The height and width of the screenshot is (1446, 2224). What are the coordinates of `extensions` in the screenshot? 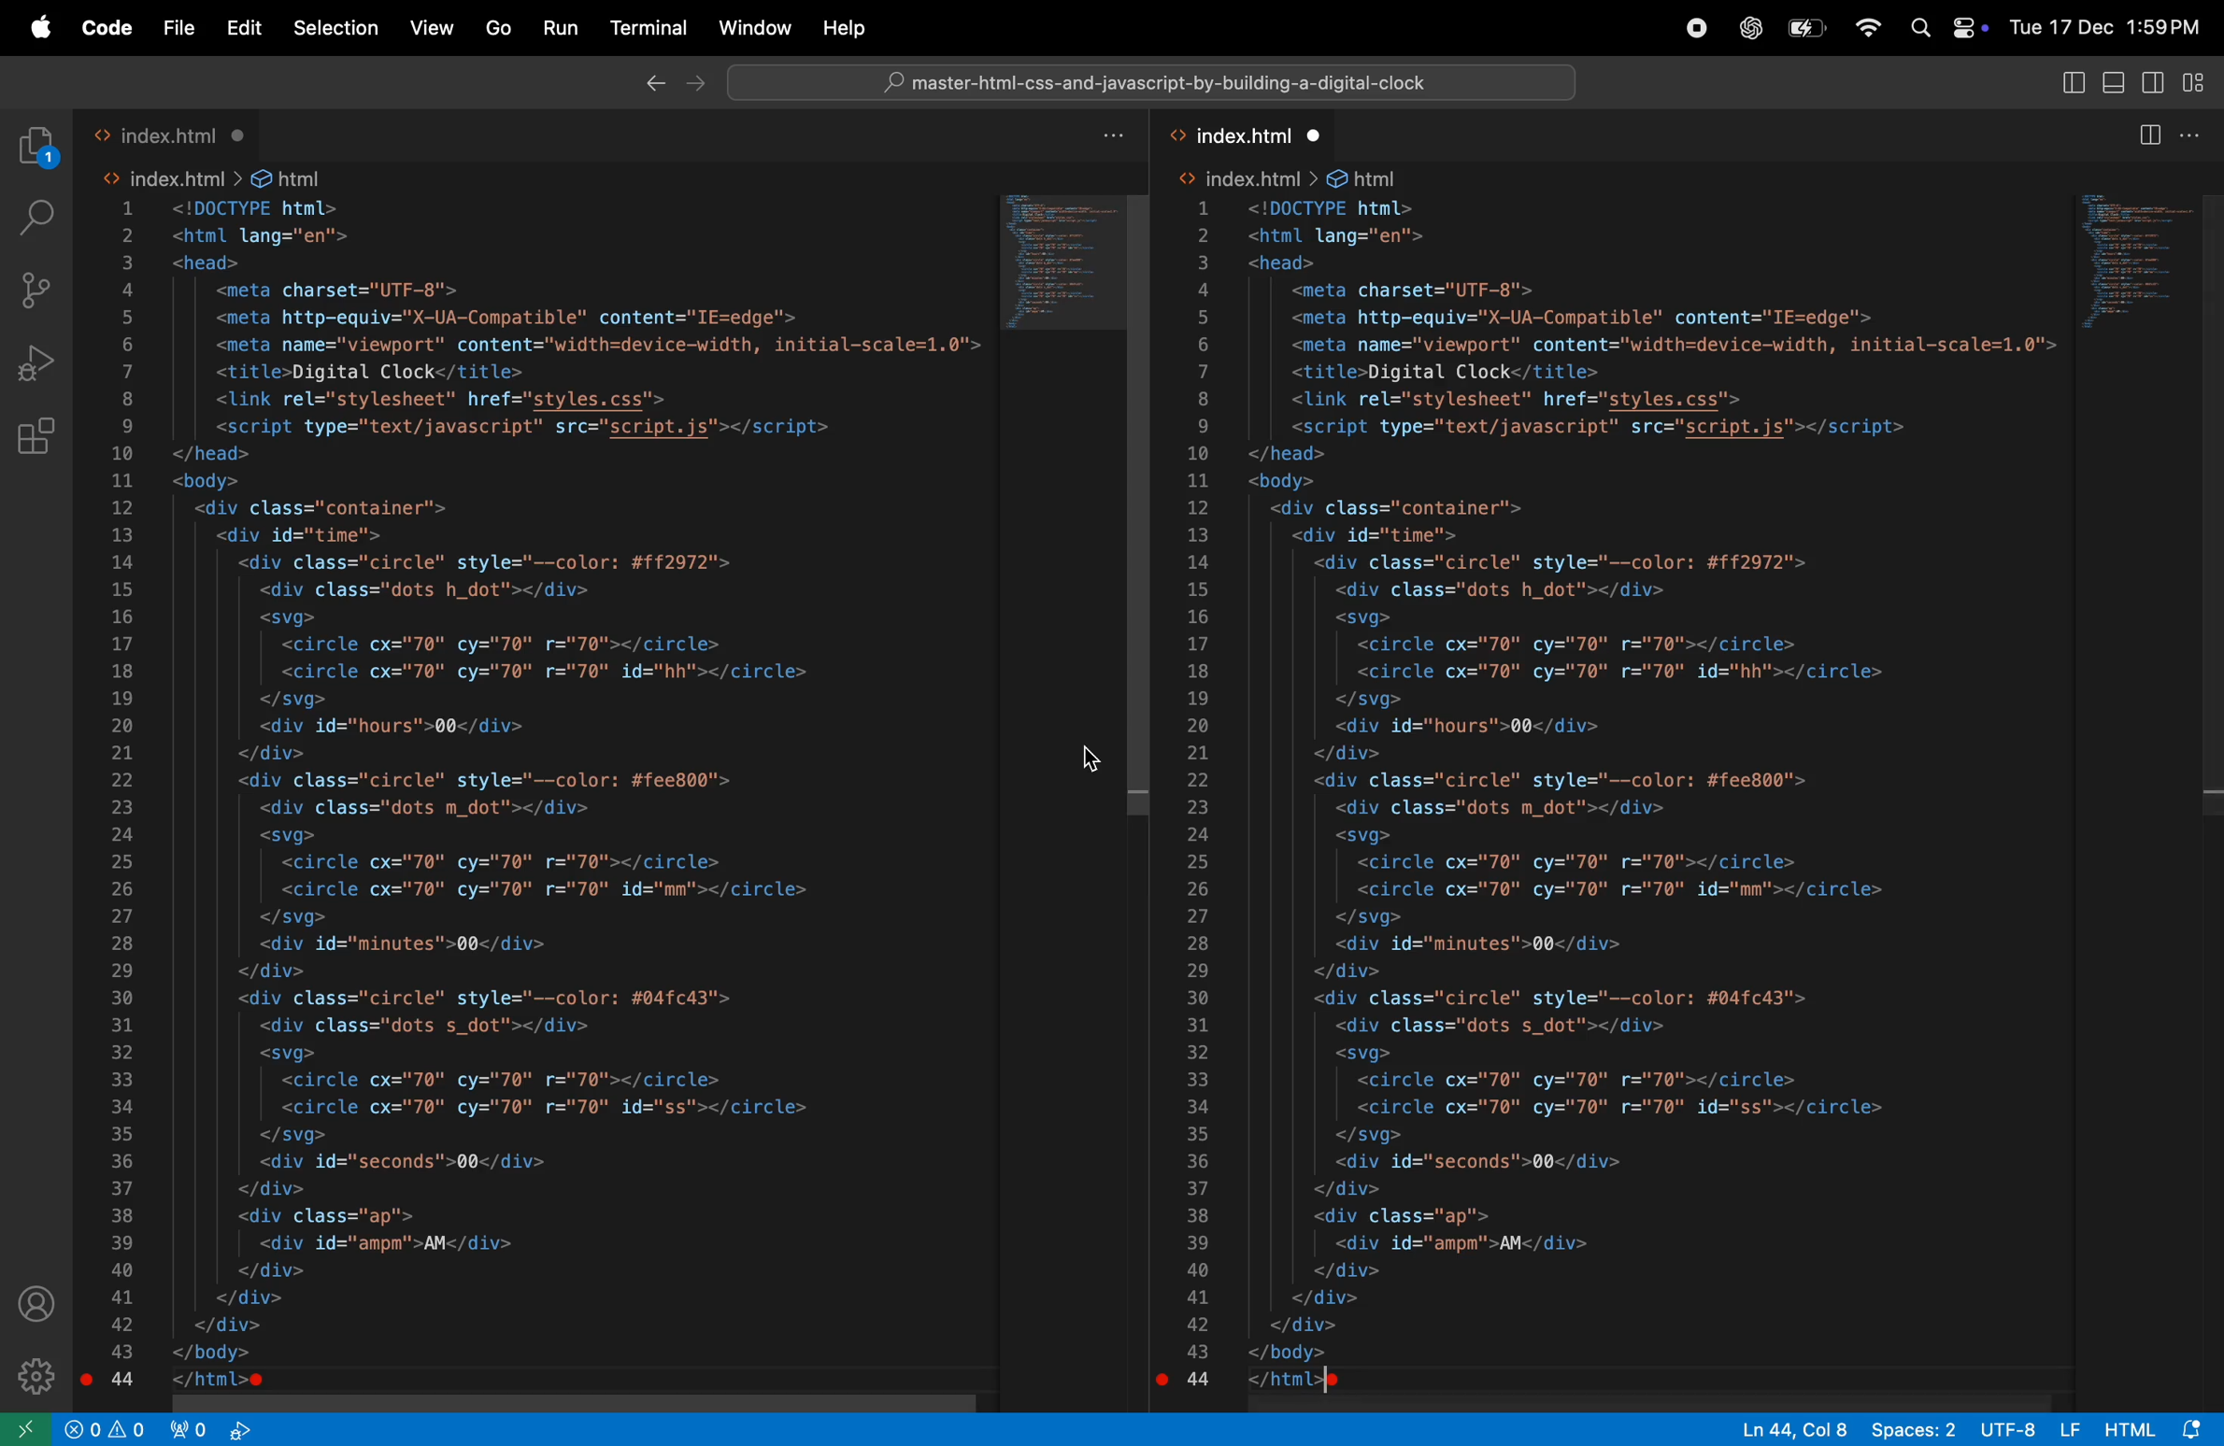 It's located at (39, 438).